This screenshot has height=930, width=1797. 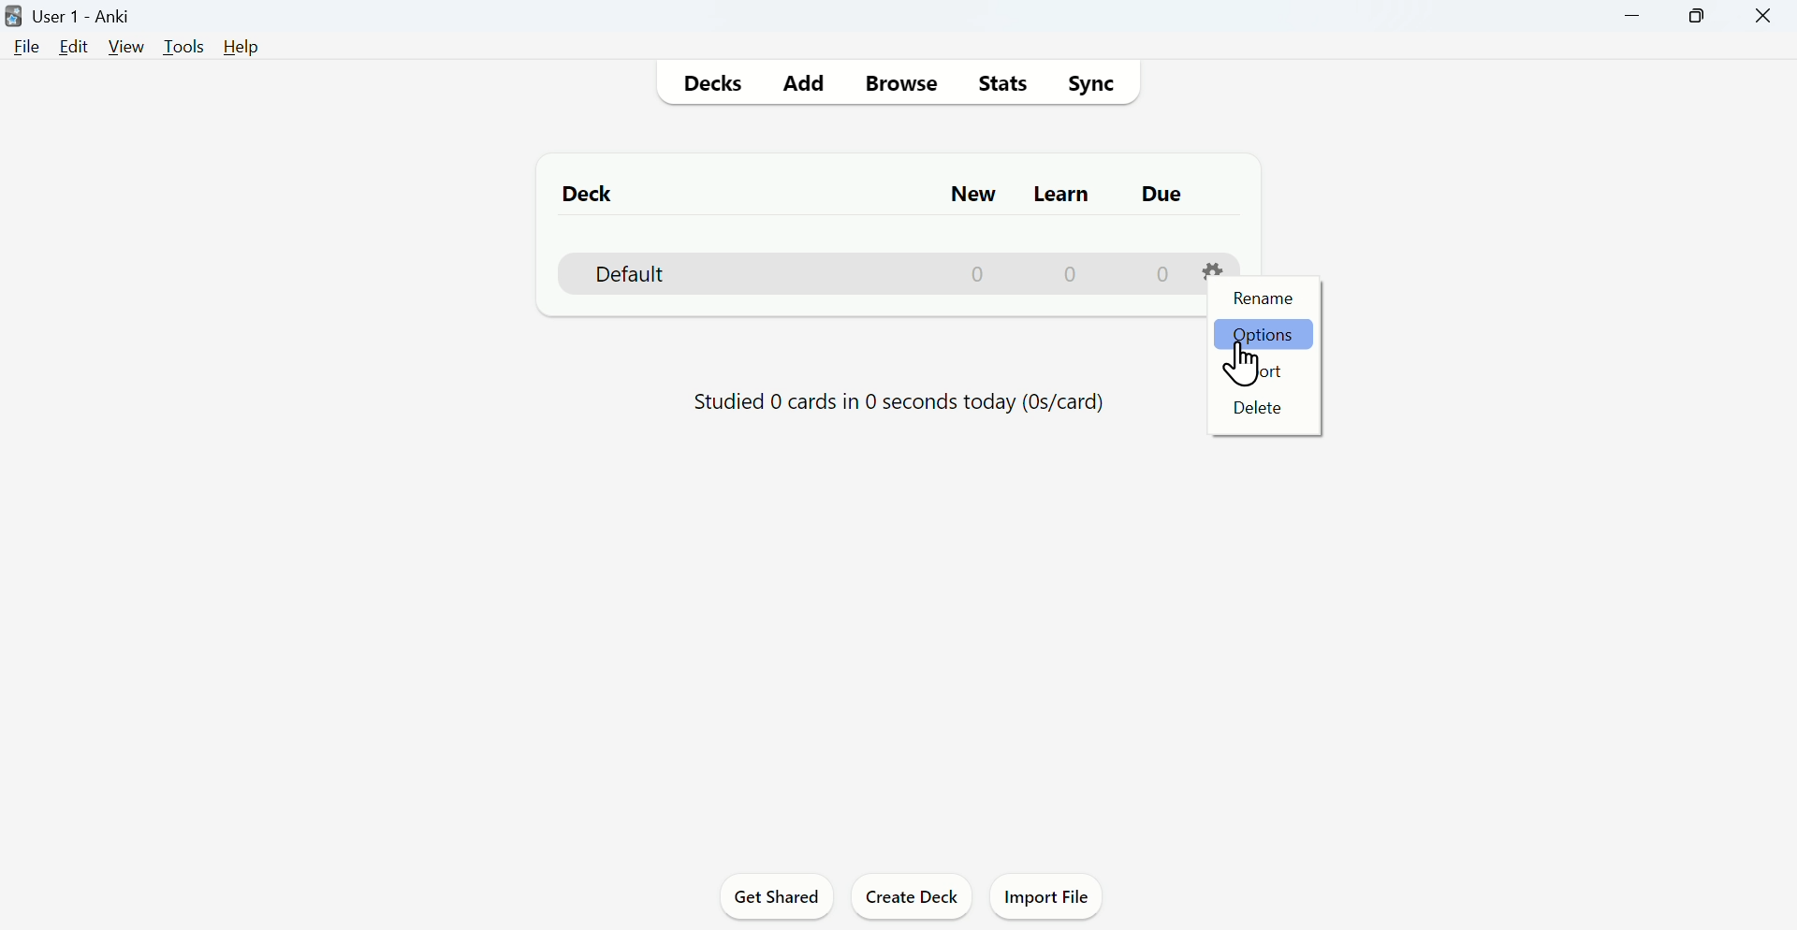 I want to click on Help, so click(x=241, y=47).